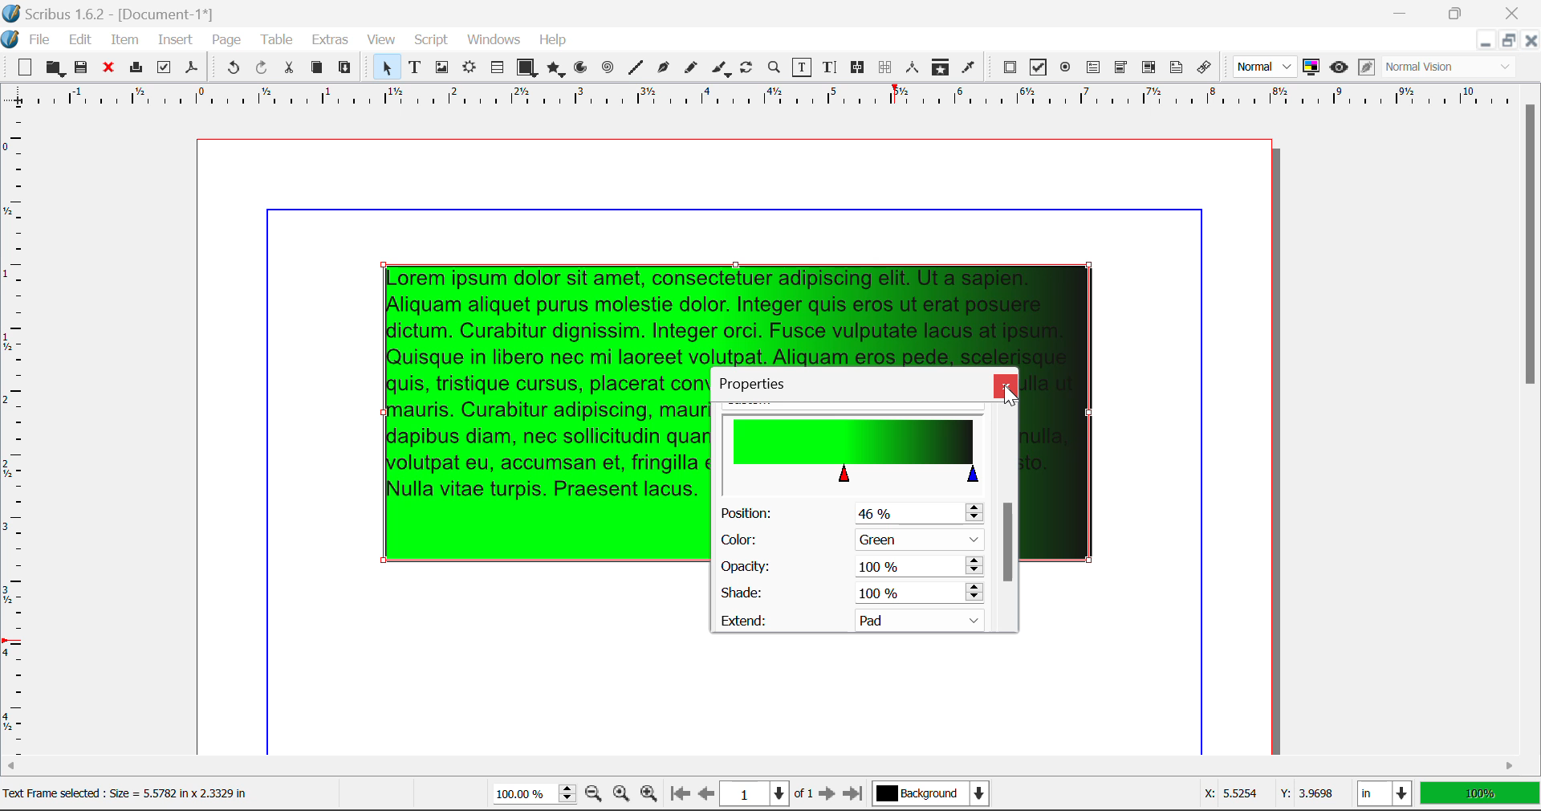 The width and height of the screenshot is (1541, 811). Describe the element at coordinates (1402, 11) in the screenshot. I see `Restore Down` at that location.